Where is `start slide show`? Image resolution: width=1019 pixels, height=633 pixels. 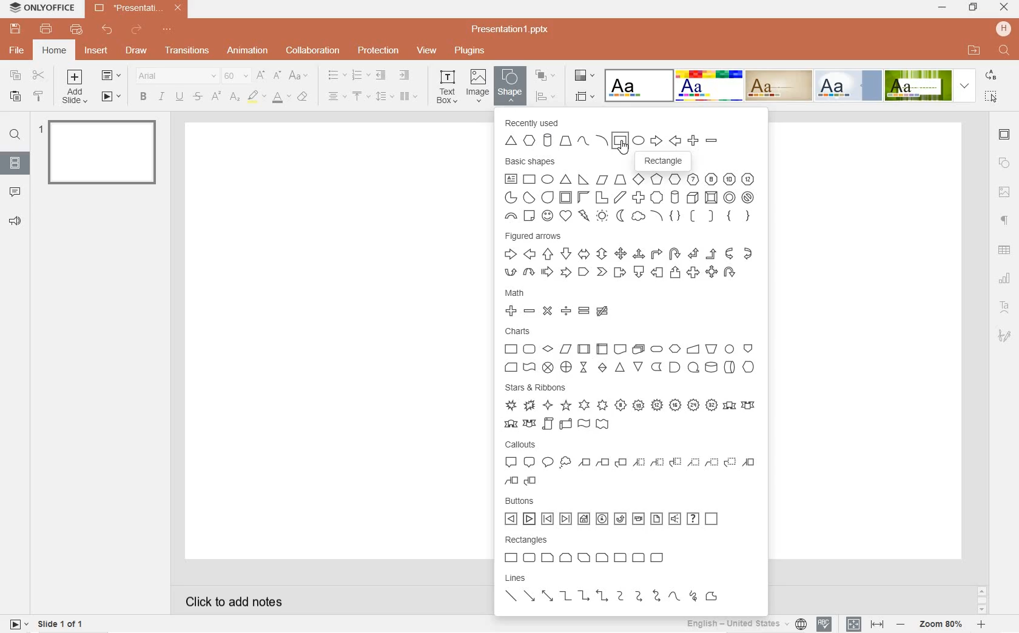
start slide show is located at coordinates (19, 623).